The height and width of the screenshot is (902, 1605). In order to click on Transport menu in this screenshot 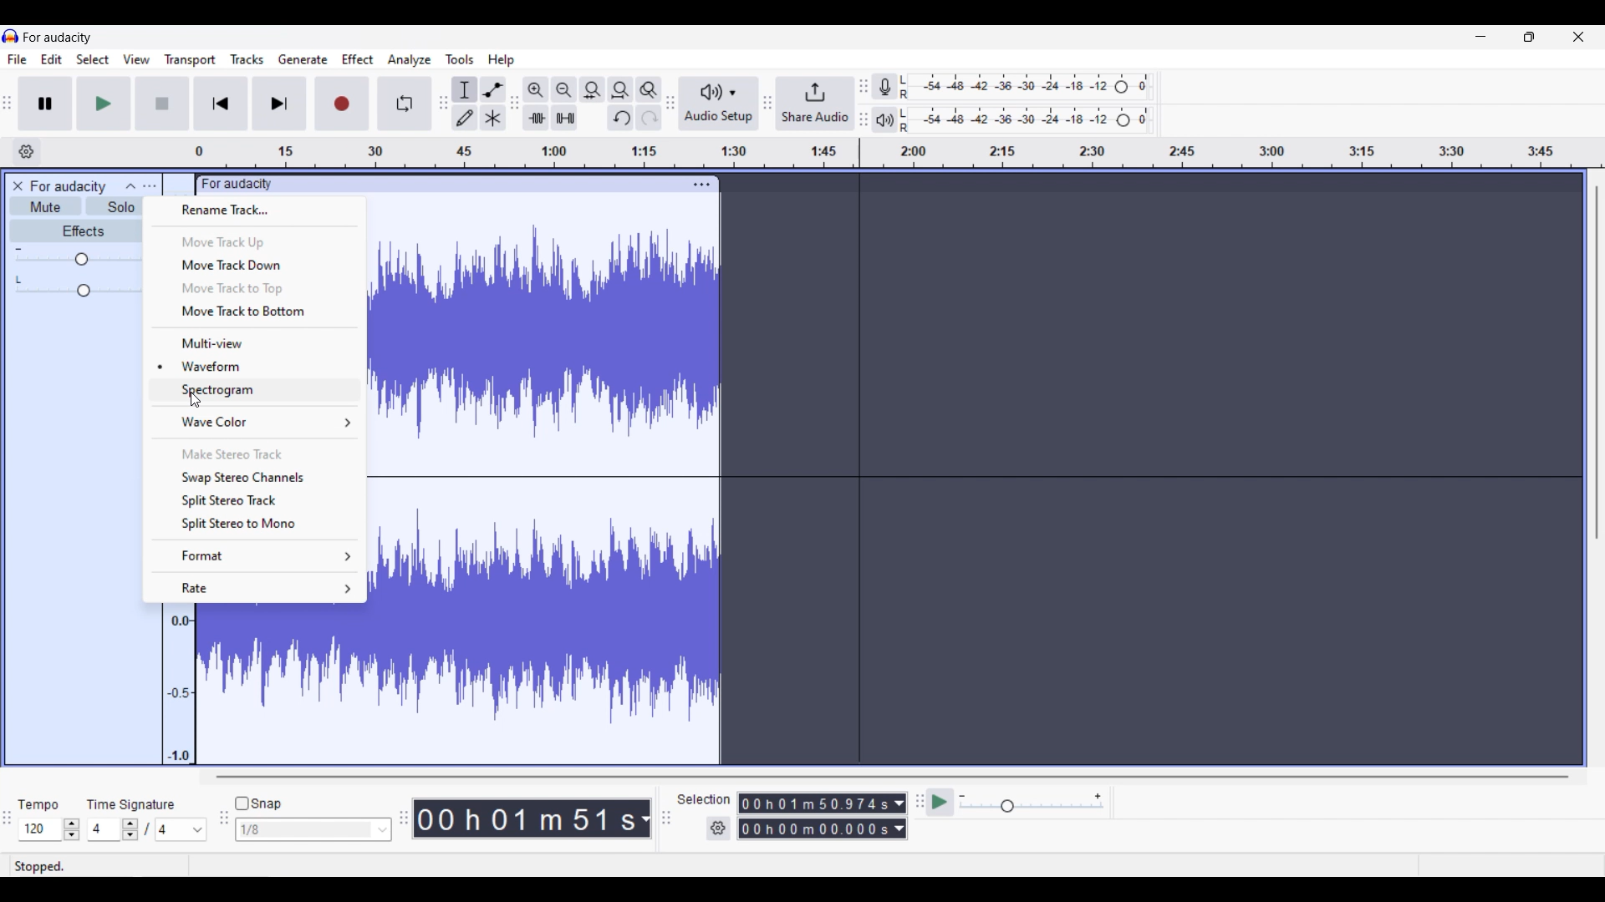, I will do `click(189, 59)`.